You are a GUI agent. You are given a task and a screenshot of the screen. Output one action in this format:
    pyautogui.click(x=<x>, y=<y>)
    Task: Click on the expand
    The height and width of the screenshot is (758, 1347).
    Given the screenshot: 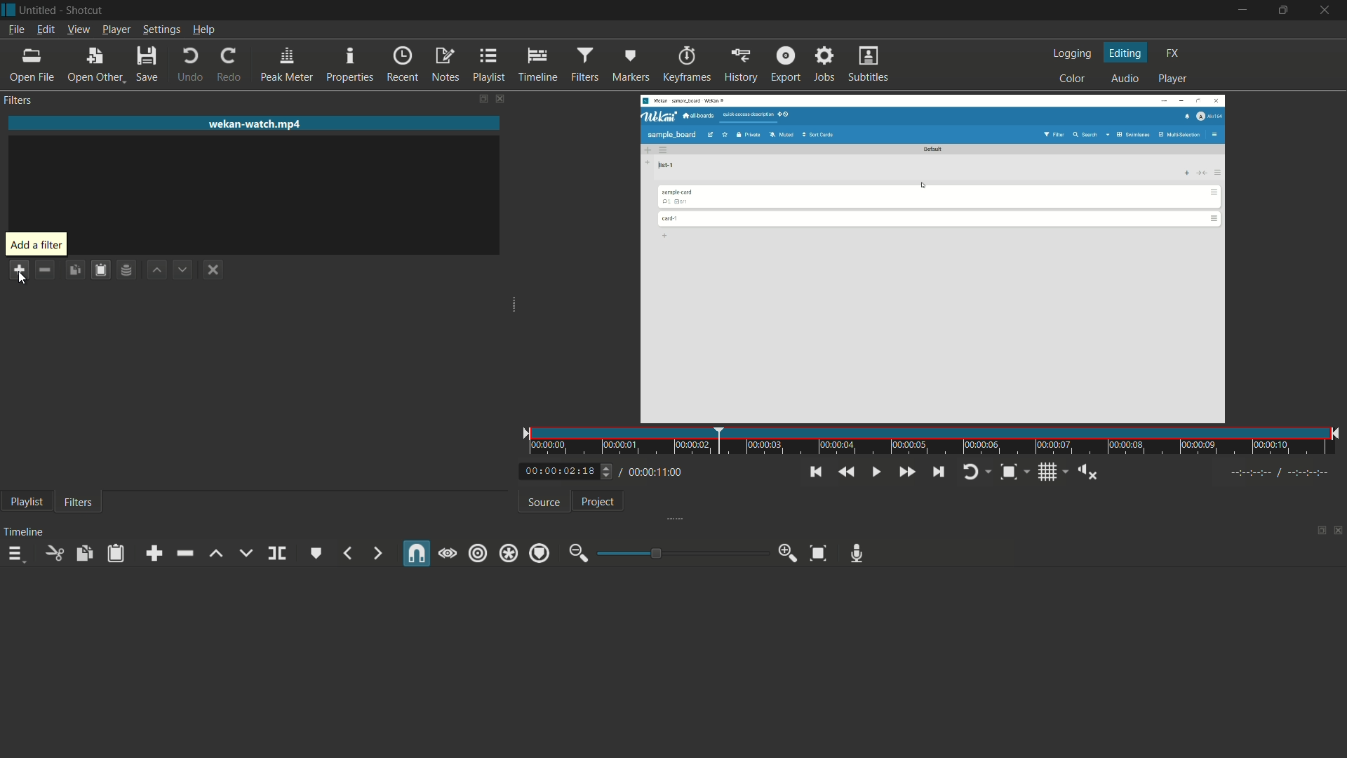 What is the action you would take?
    pyautogui.click(x=681, y=517)
    